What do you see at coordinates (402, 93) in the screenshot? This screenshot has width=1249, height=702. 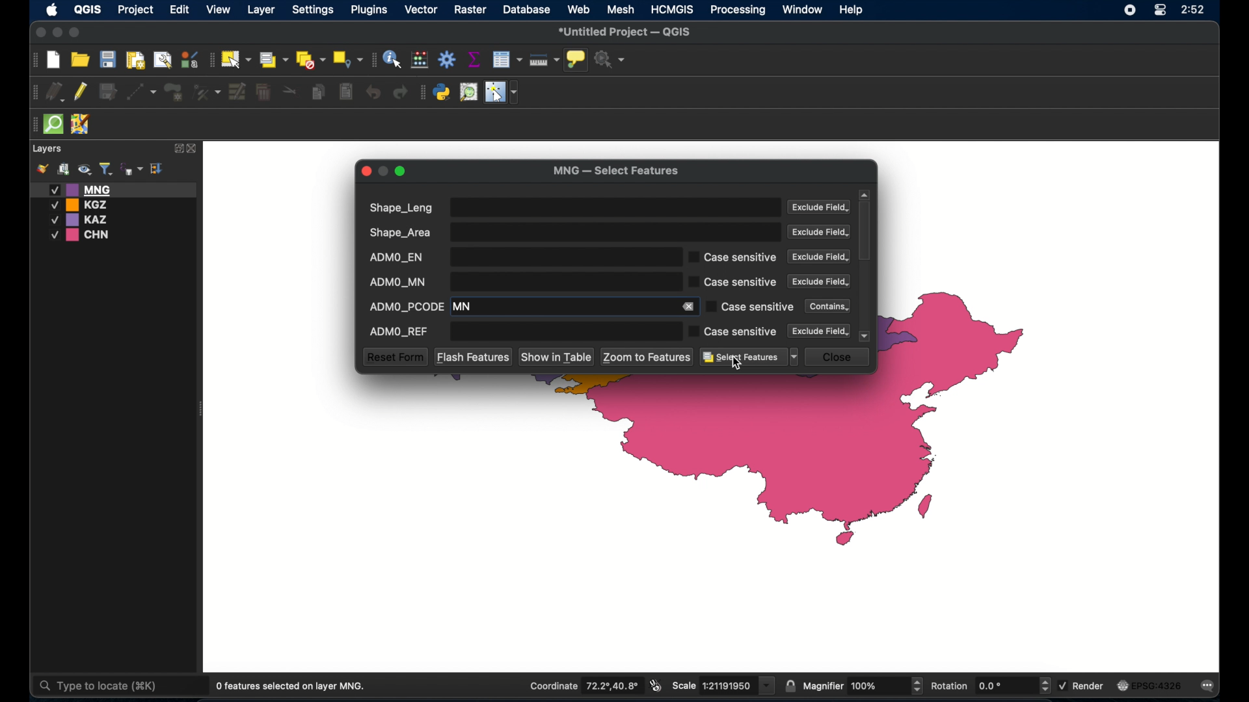 I see `redo` at bounding box center [402, 93].